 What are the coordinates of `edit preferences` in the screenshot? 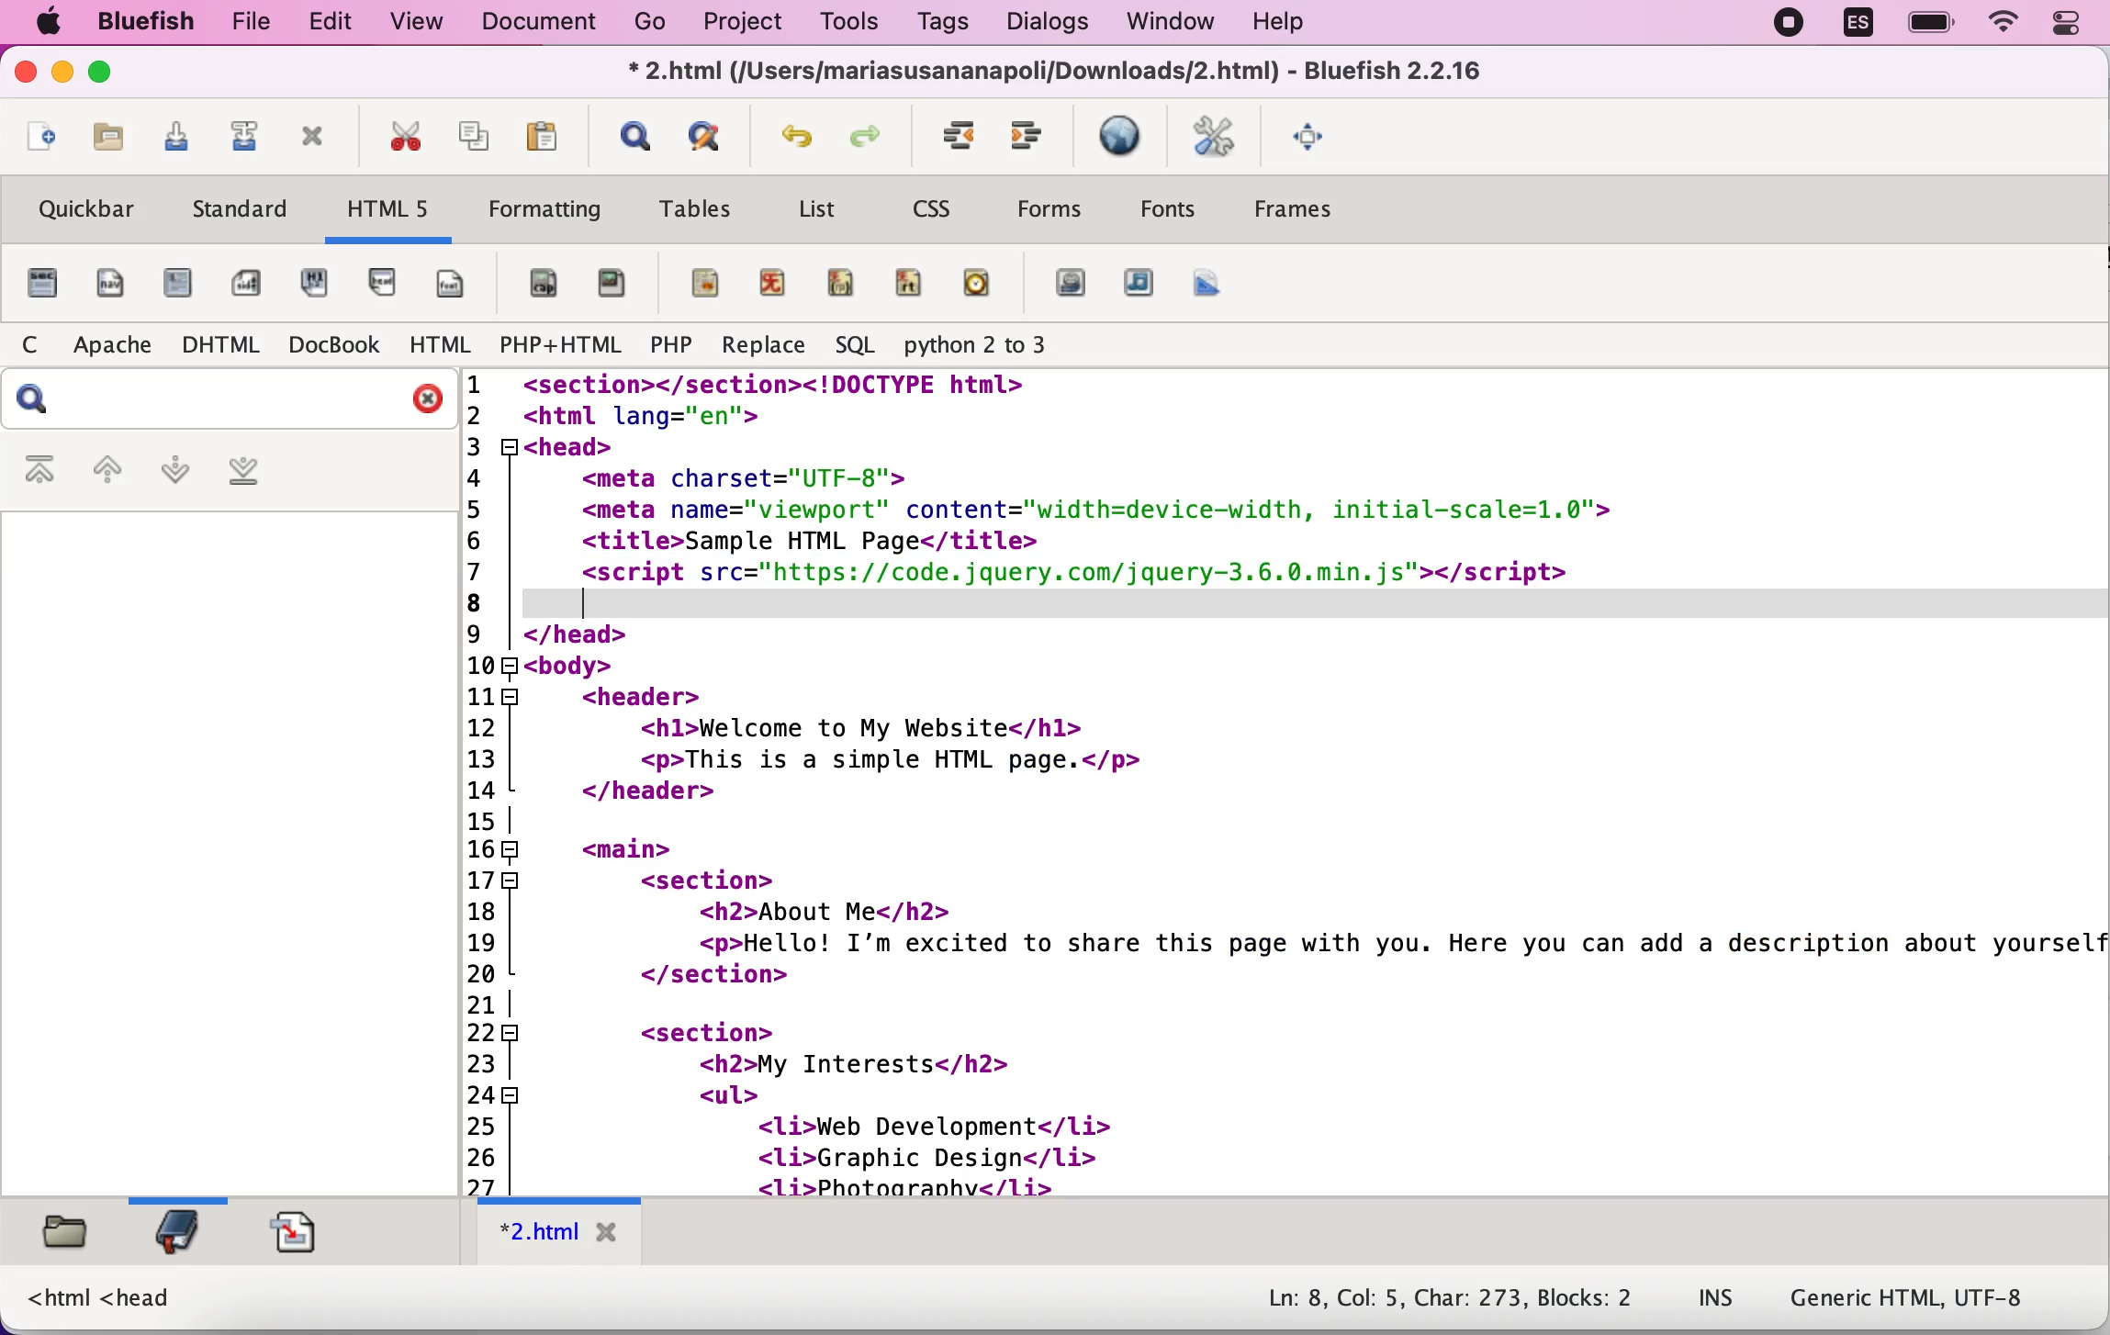 It's located at (1216, 137).